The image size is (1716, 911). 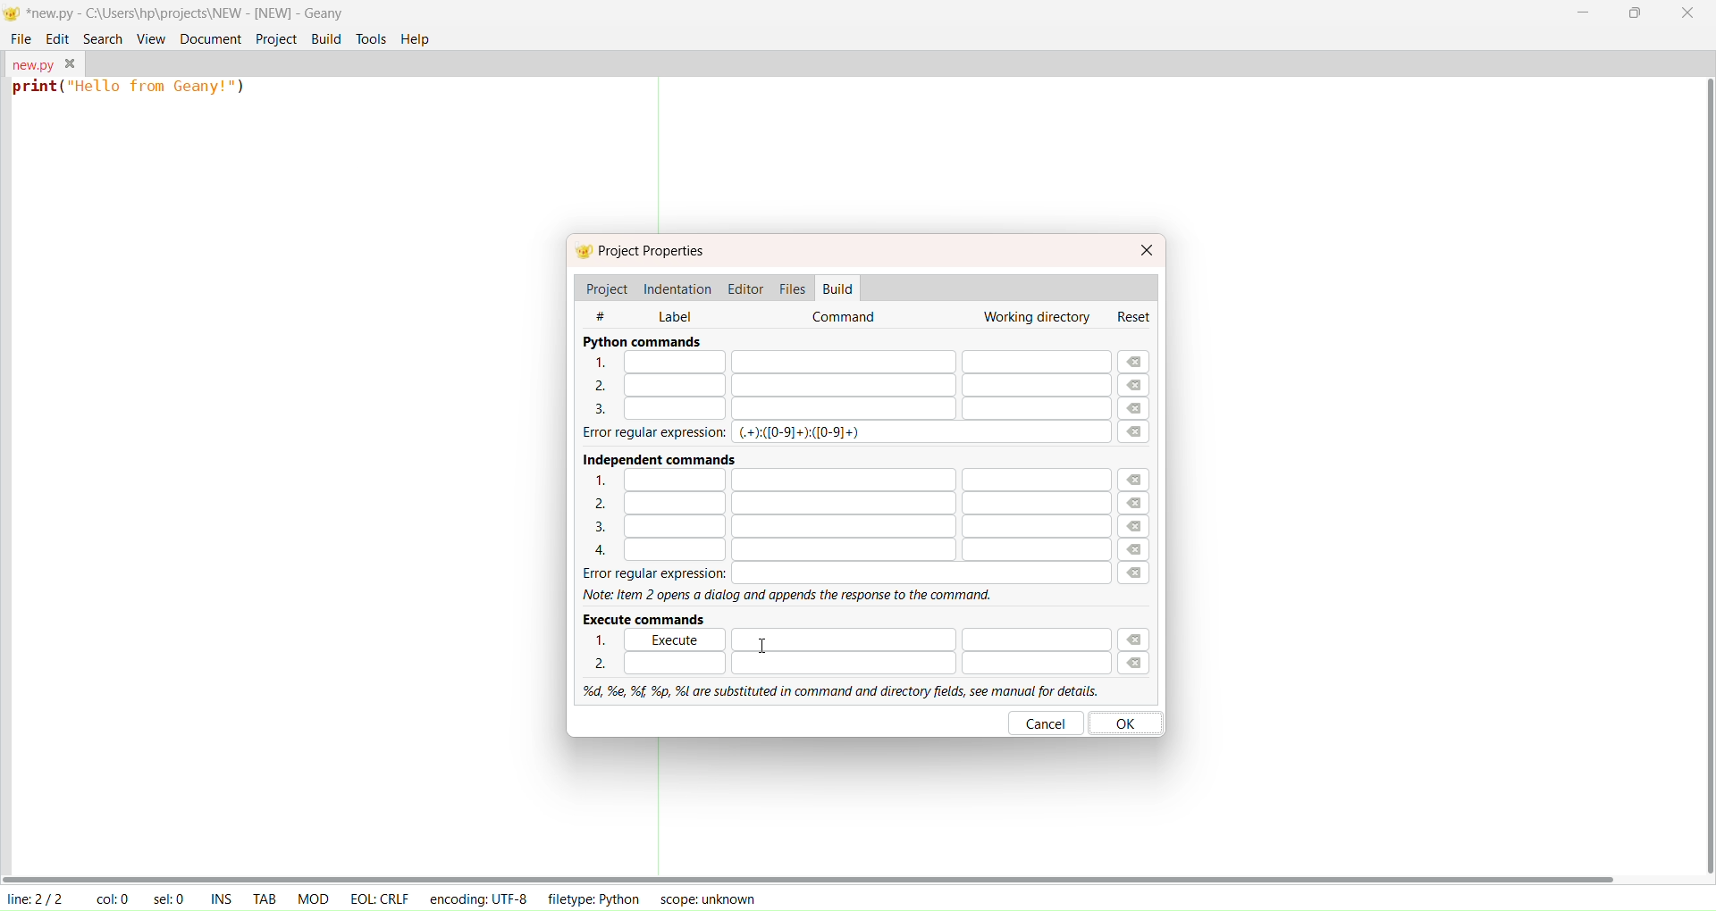 I want to click on minimize, so click(x=1582, y=12).